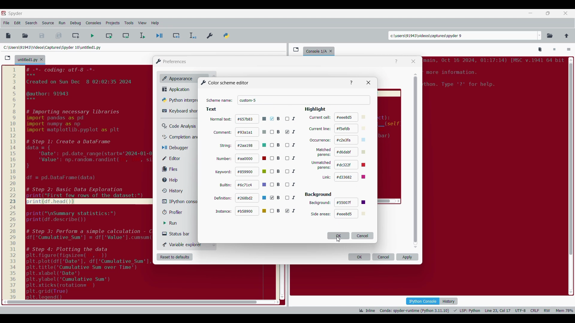 This screenshot has height=323, width=575. I want to click on OK, so click(338, 236).